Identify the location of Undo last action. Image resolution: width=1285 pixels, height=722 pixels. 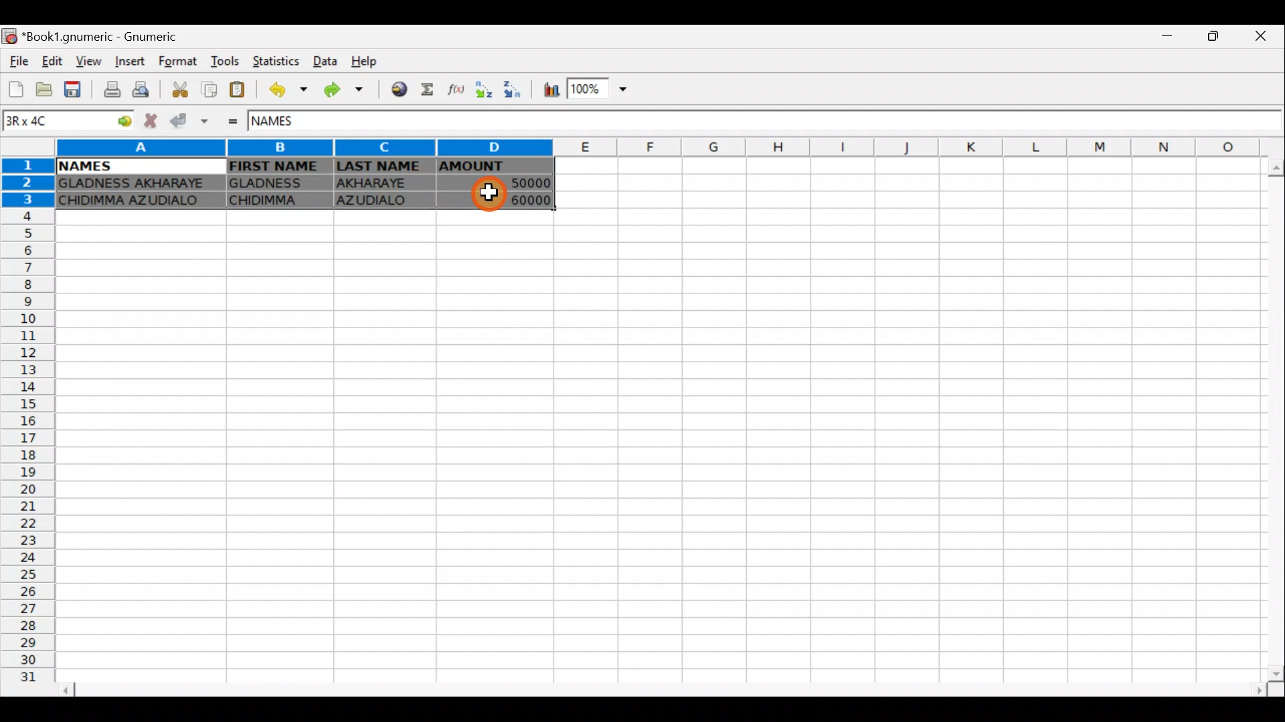
(290, 90).